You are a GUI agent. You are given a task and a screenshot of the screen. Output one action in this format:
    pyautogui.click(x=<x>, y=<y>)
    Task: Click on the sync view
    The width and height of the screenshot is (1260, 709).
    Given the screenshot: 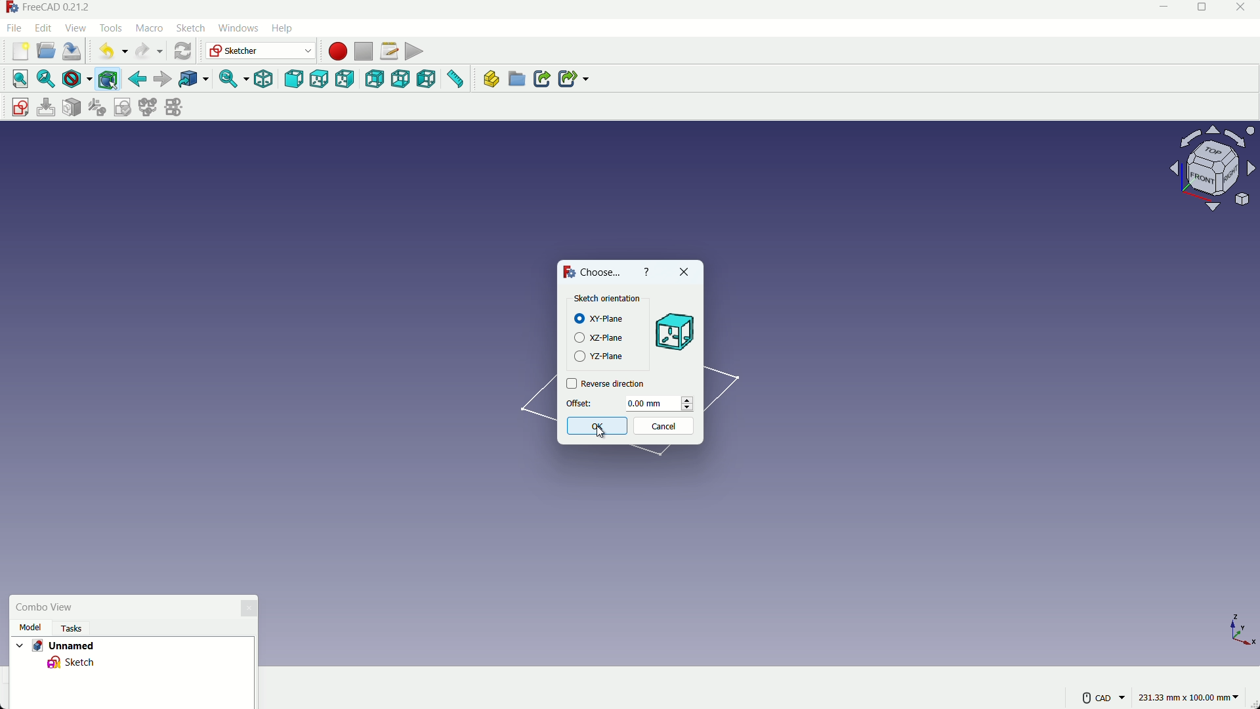 What is the action you would take?
    pyautogui.click(x=231, y=79)
    